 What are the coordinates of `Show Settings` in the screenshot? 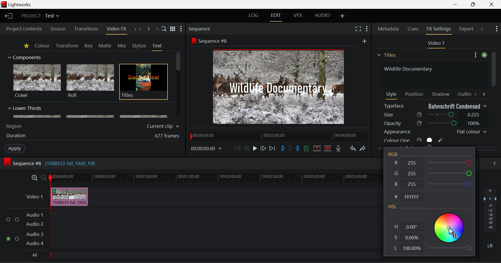 It's located at (367, 29).